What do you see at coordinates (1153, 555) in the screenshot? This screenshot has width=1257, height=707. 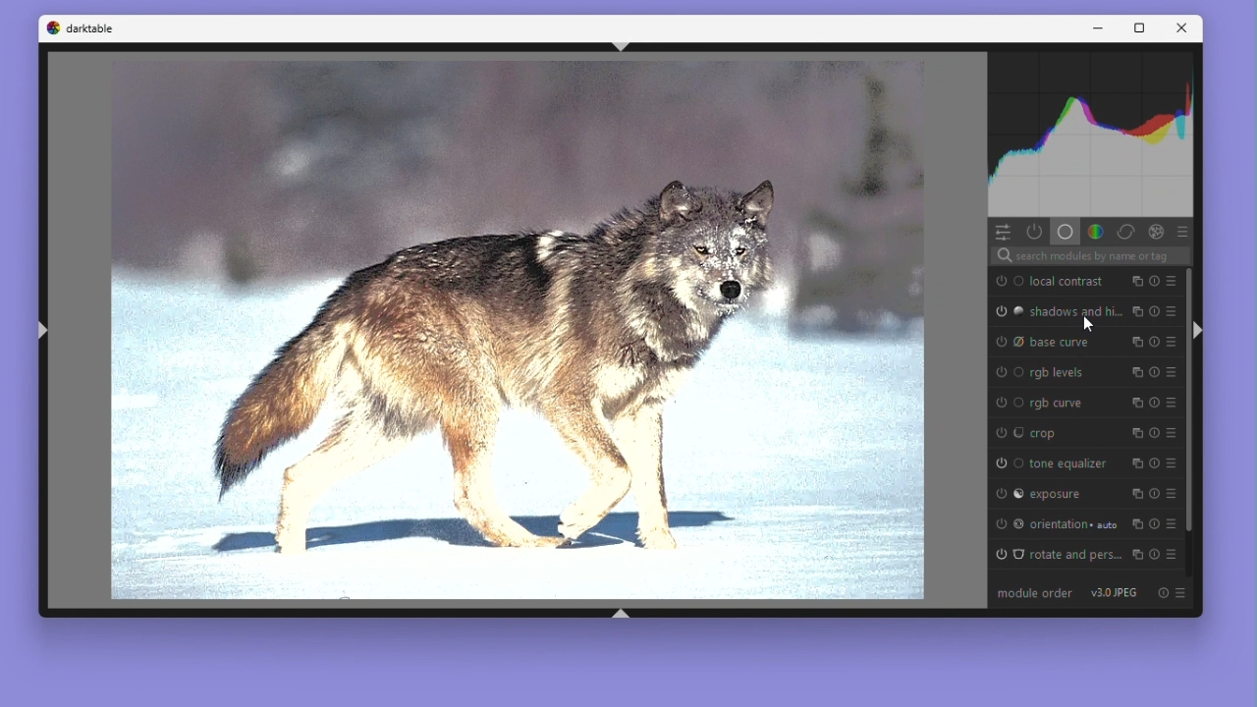 I see `reset parameters` at bounding box center [1153, 555].